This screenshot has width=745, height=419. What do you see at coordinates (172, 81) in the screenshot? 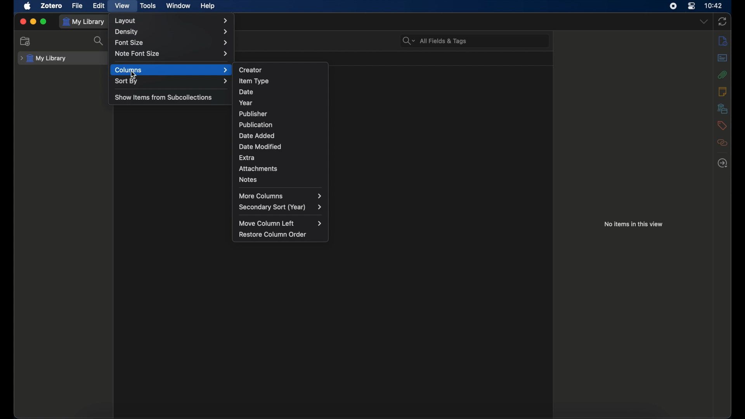
I see `sort by` at bounding box center [172, 81].